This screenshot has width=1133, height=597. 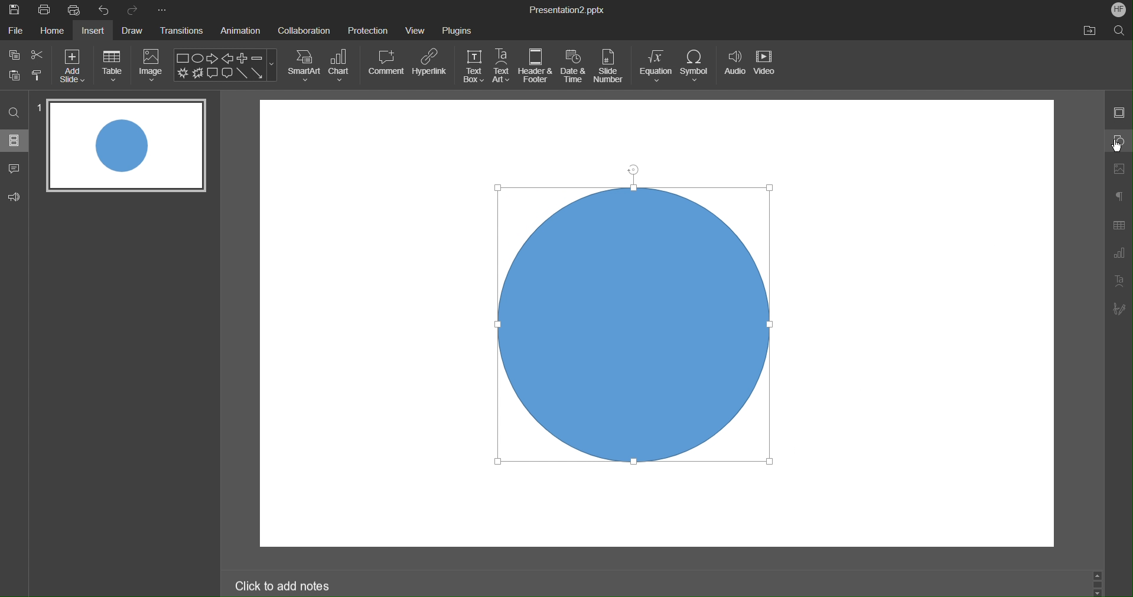 I want to click on Copy, so click(x=13, y=54).